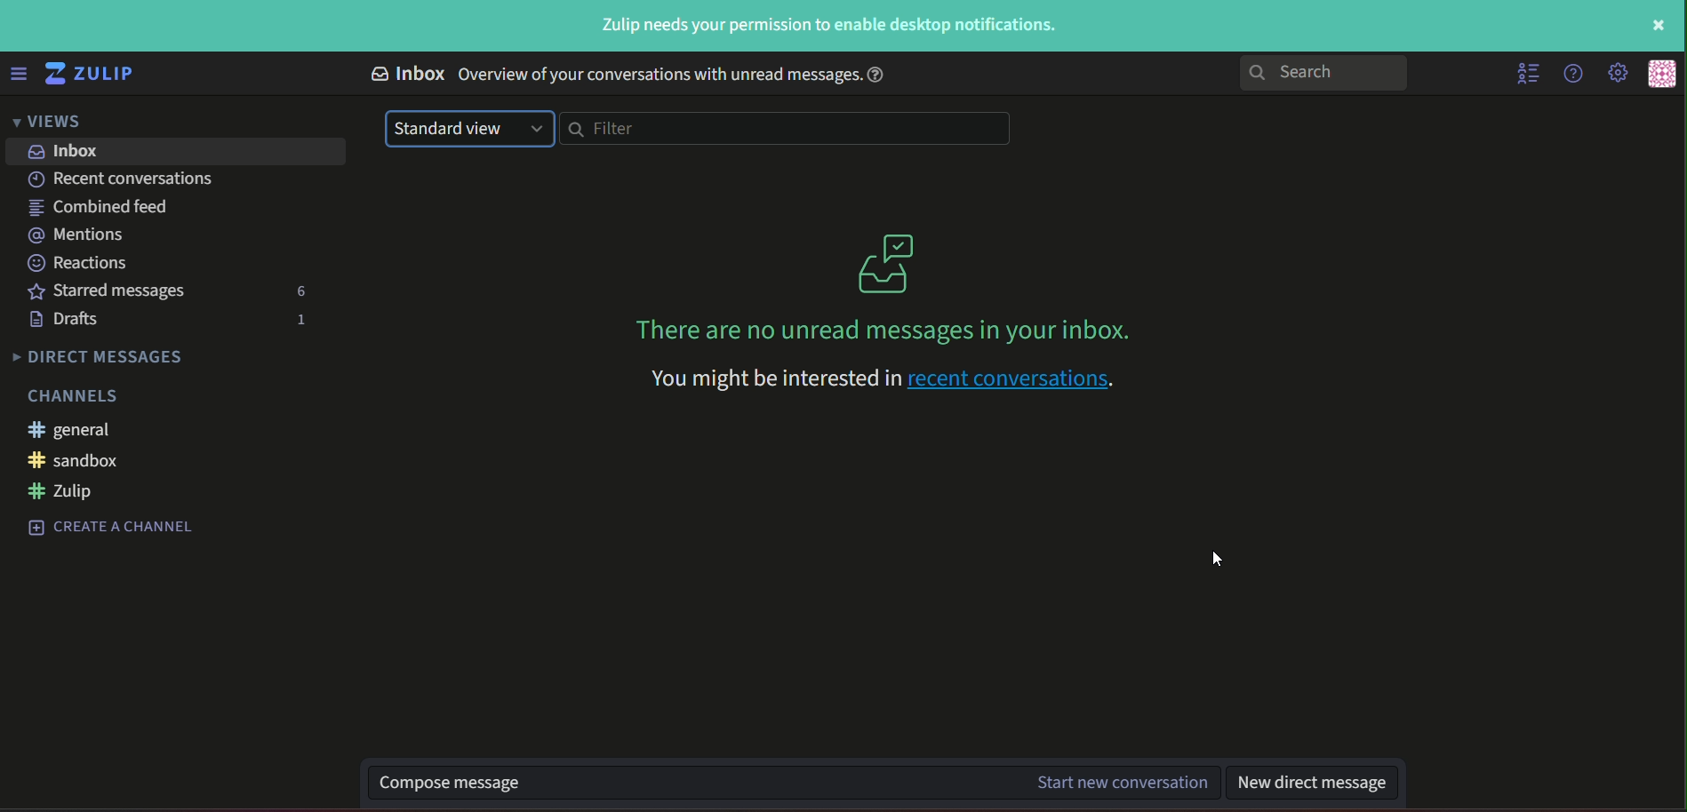 The height and width of the screenshot is (812, 1687). What do you see at coordinates (125, 179) in the screenshot?
I see `text` at bounding box center [125, 179].